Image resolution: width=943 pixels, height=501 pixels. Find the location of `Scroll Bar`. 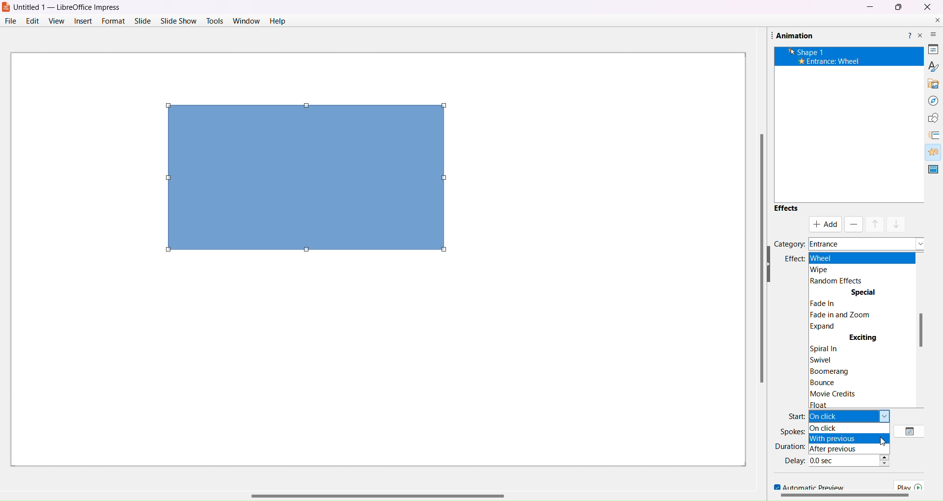

Scroll Bar is located at coordinates (843, 497).